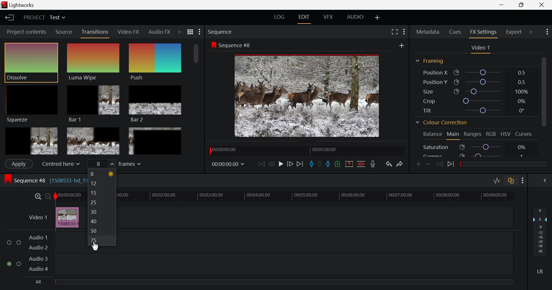 Image resolution: width=552 pixels, height=290 pixels. What do you see at coordinates (328, 18) in the screenshot?
I see `VFX Layout` at bounding box center [328, 18].